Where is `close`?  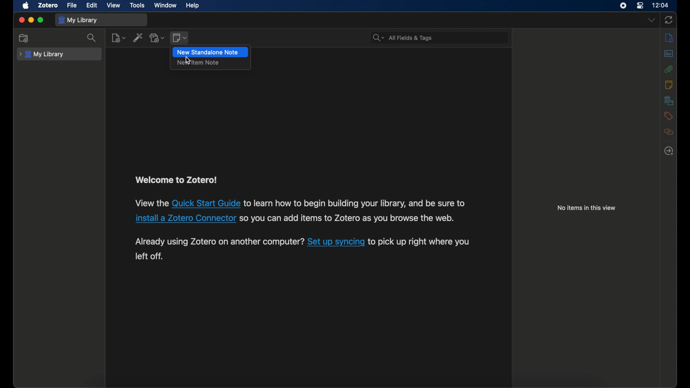 close is located at coordinates (22, 20).